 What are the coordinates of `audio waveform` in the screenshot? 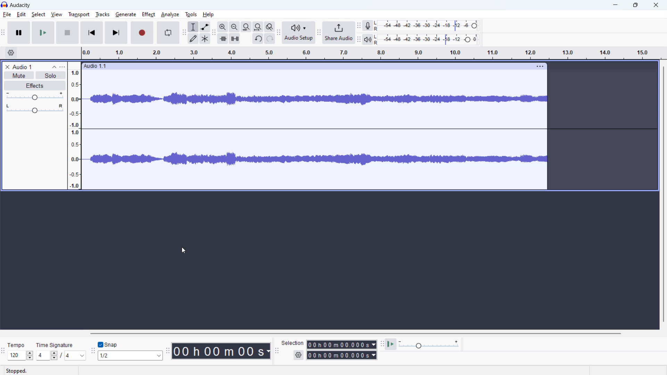 It's located at (315, 130).